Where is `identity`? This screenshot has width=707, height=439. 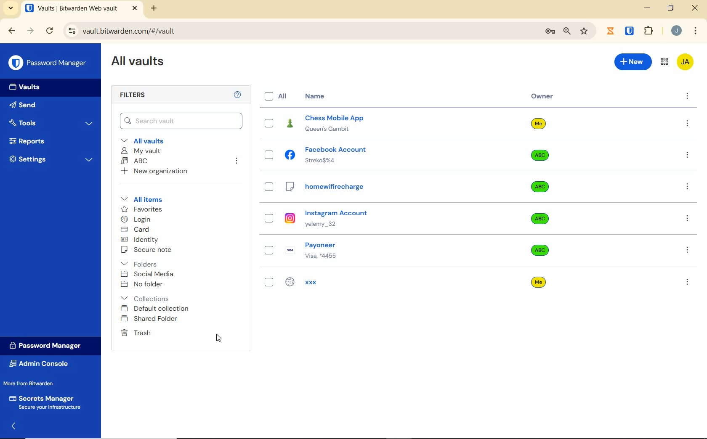 identity is located at coordinates (145, 240).